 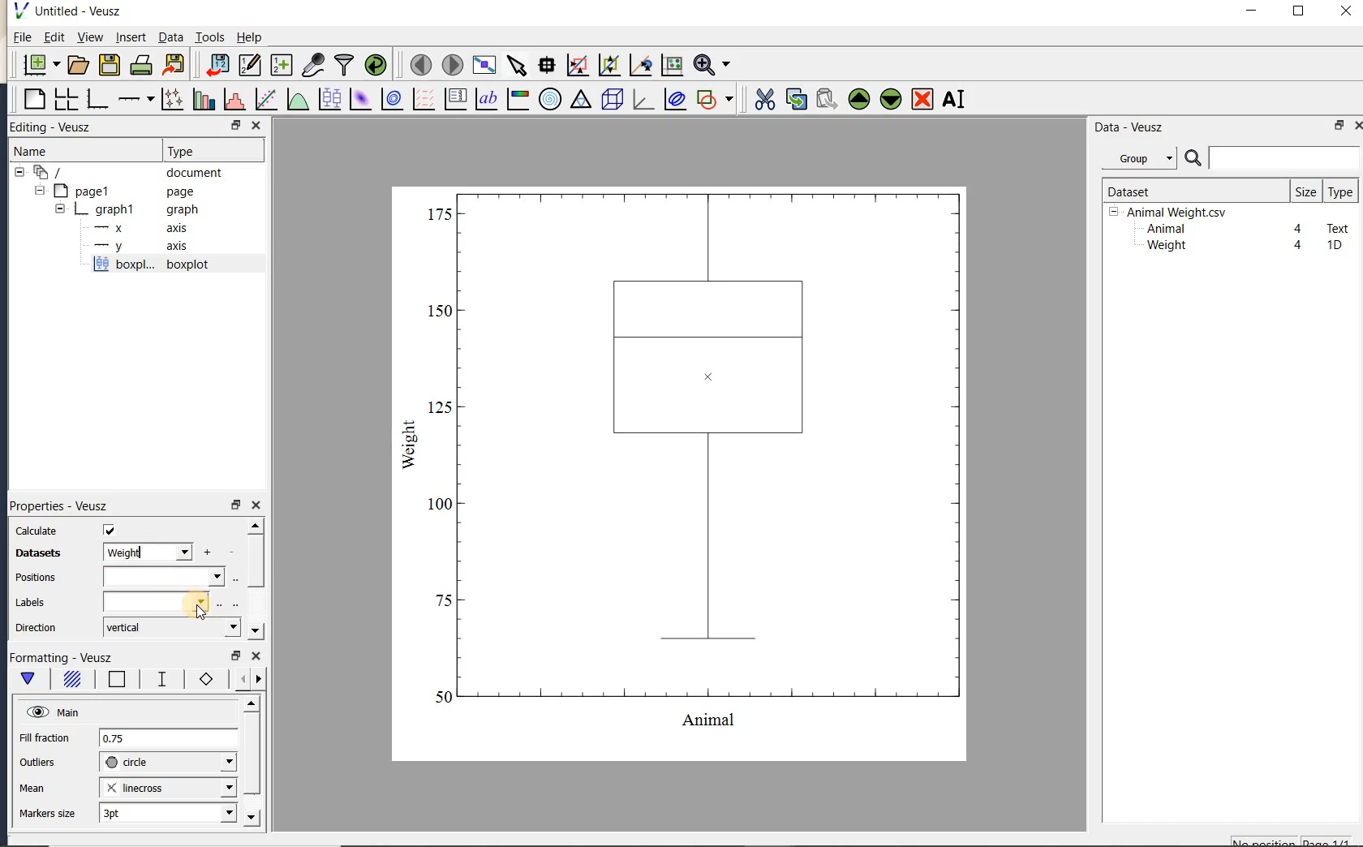 What do you see at coordinates (109, 66) in the screenshot?
I see `save the document` at bounding box center [109, 66].